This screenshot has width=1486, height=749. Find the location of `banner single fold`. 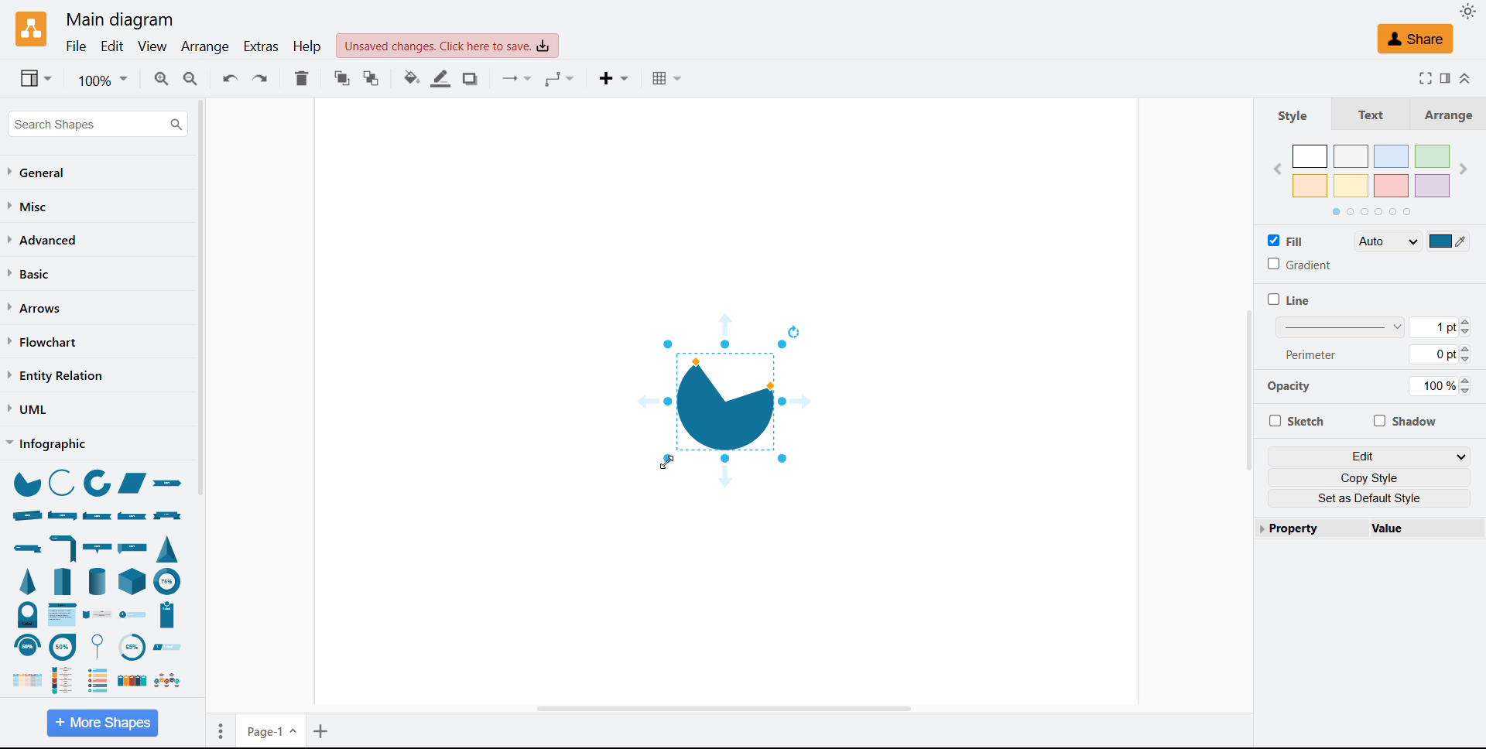

banner single fold is located at coordinates (26, 549).